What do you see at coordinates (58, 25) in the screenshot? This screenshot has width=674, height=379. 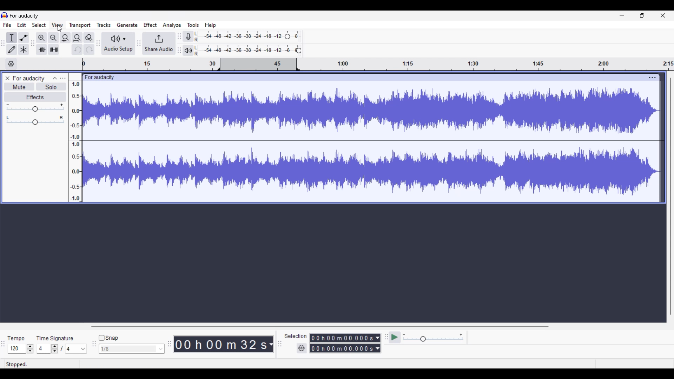 I see `View menu` at bounding box center [58, 25].